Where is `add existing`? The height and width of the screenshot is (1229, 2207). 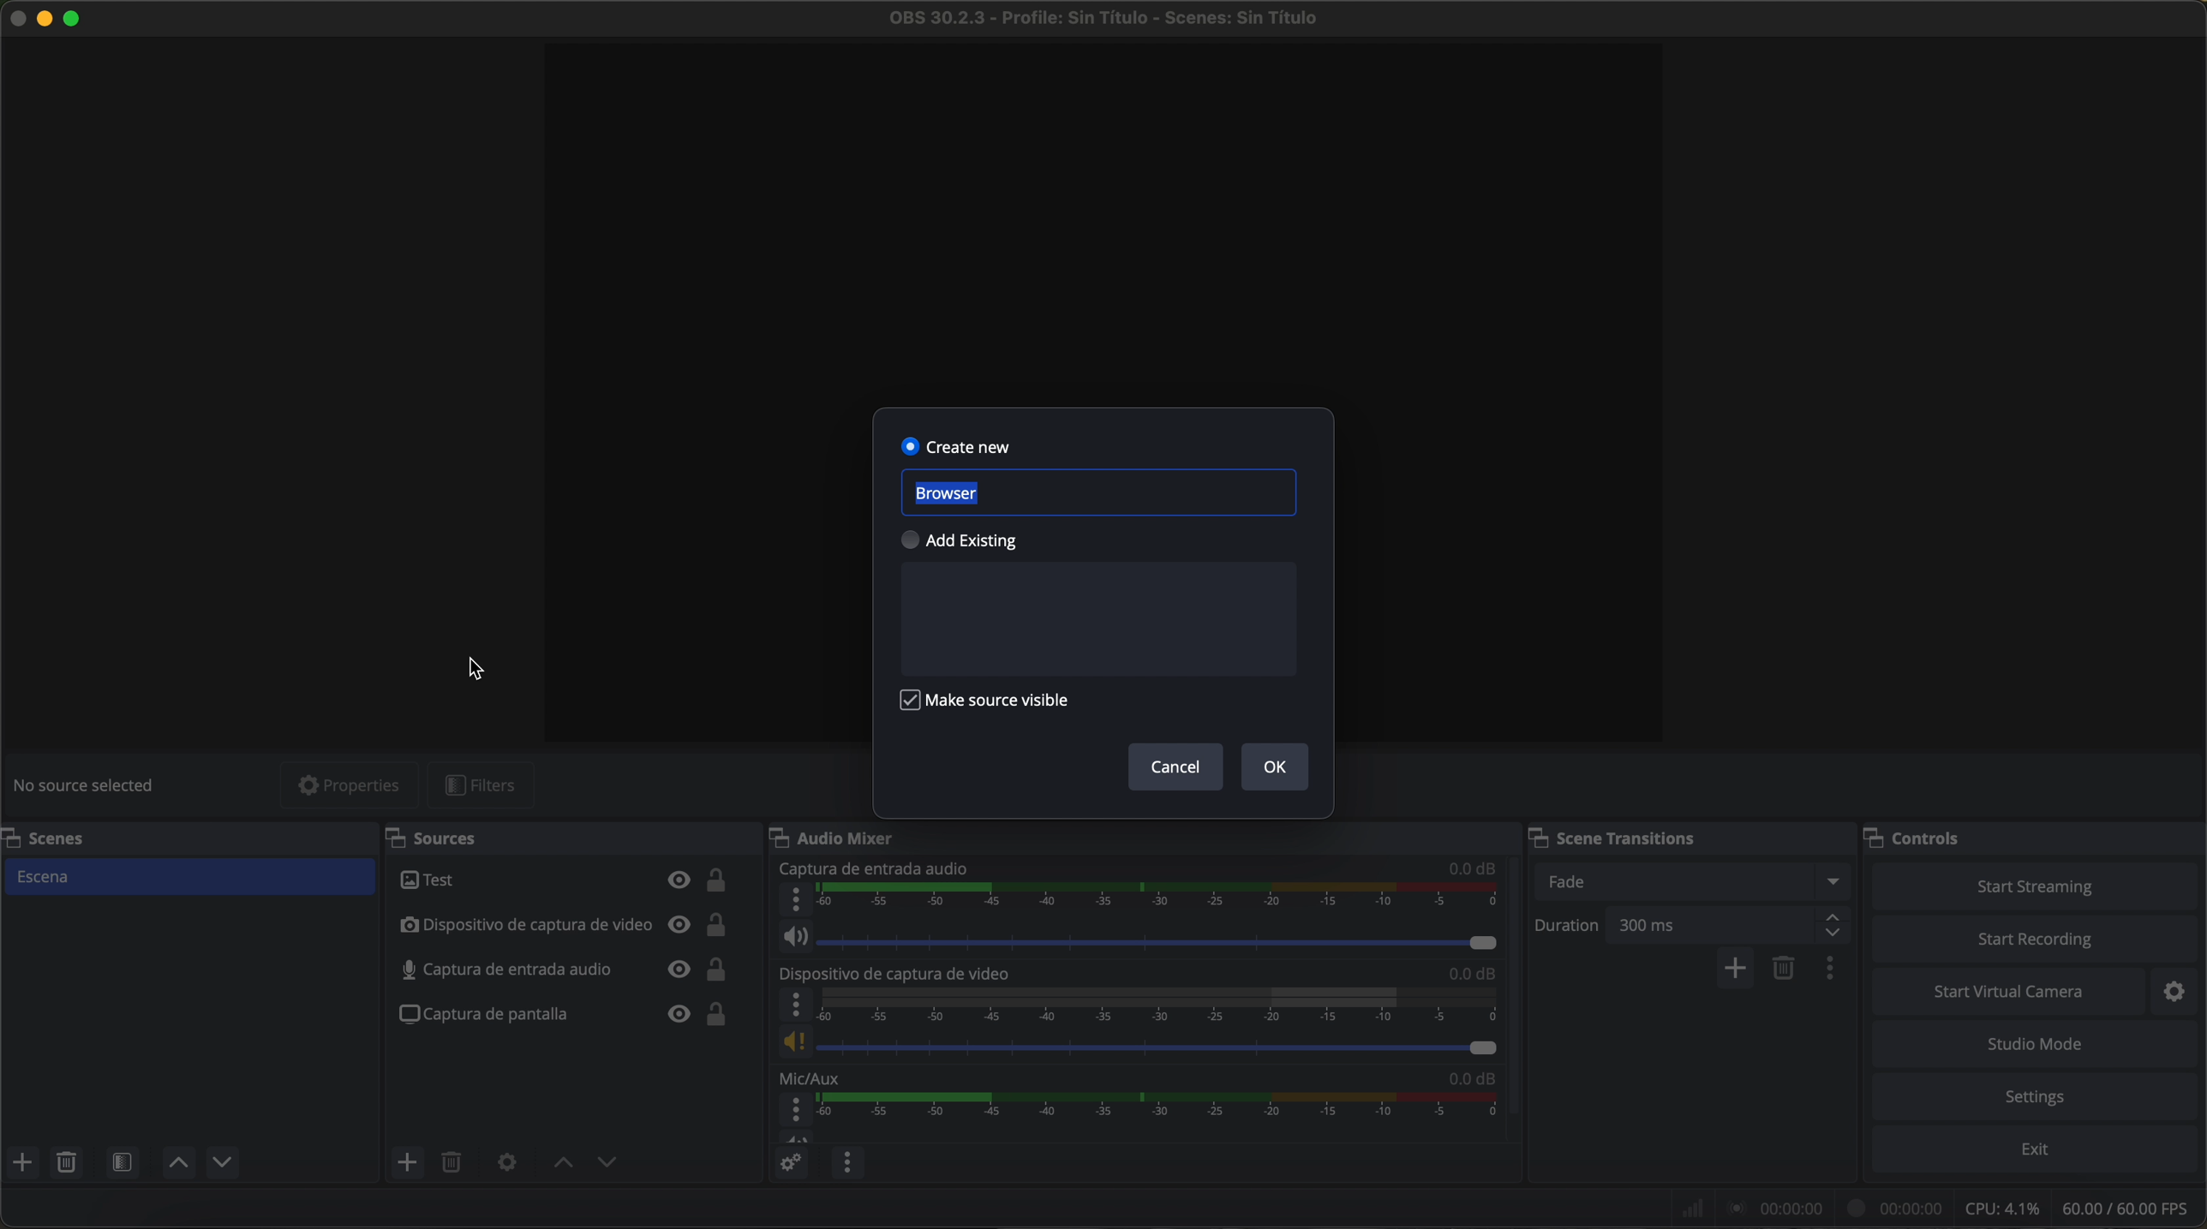
add existing is located at coordinates (970, 541).